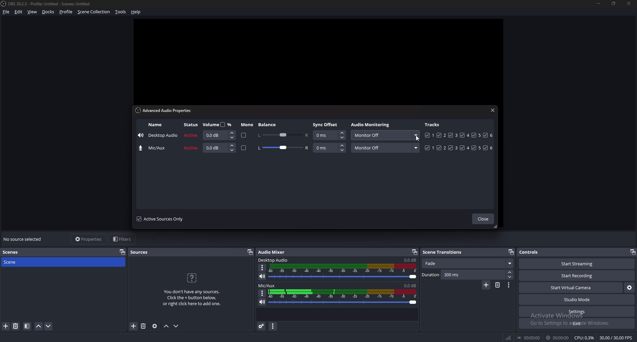  I want to click on stuatus, so click(192, 125).